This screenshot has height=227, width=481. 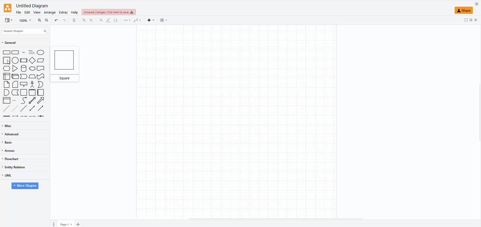 I want to click on vertical container, so click(x=33, y=92).